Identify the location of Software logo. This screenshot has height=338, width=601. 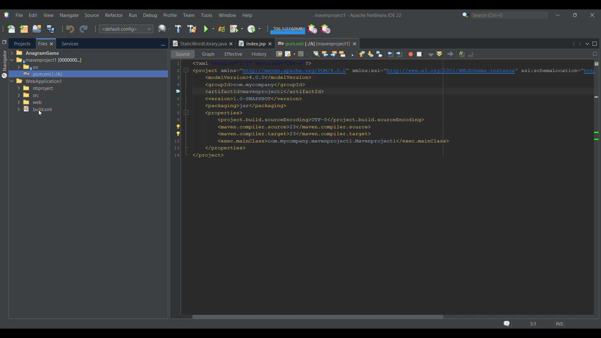
(7, 15).